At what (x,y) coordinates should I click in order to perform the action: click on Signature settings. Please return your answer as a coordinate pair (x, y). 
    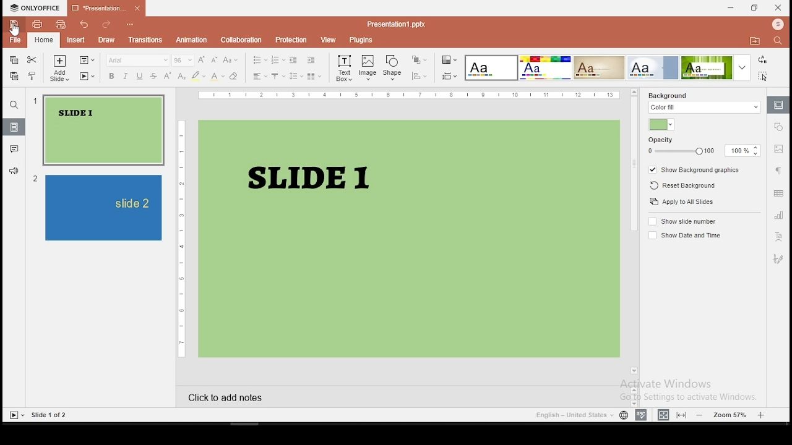
    Looking at the image, I should click on (778, 260).